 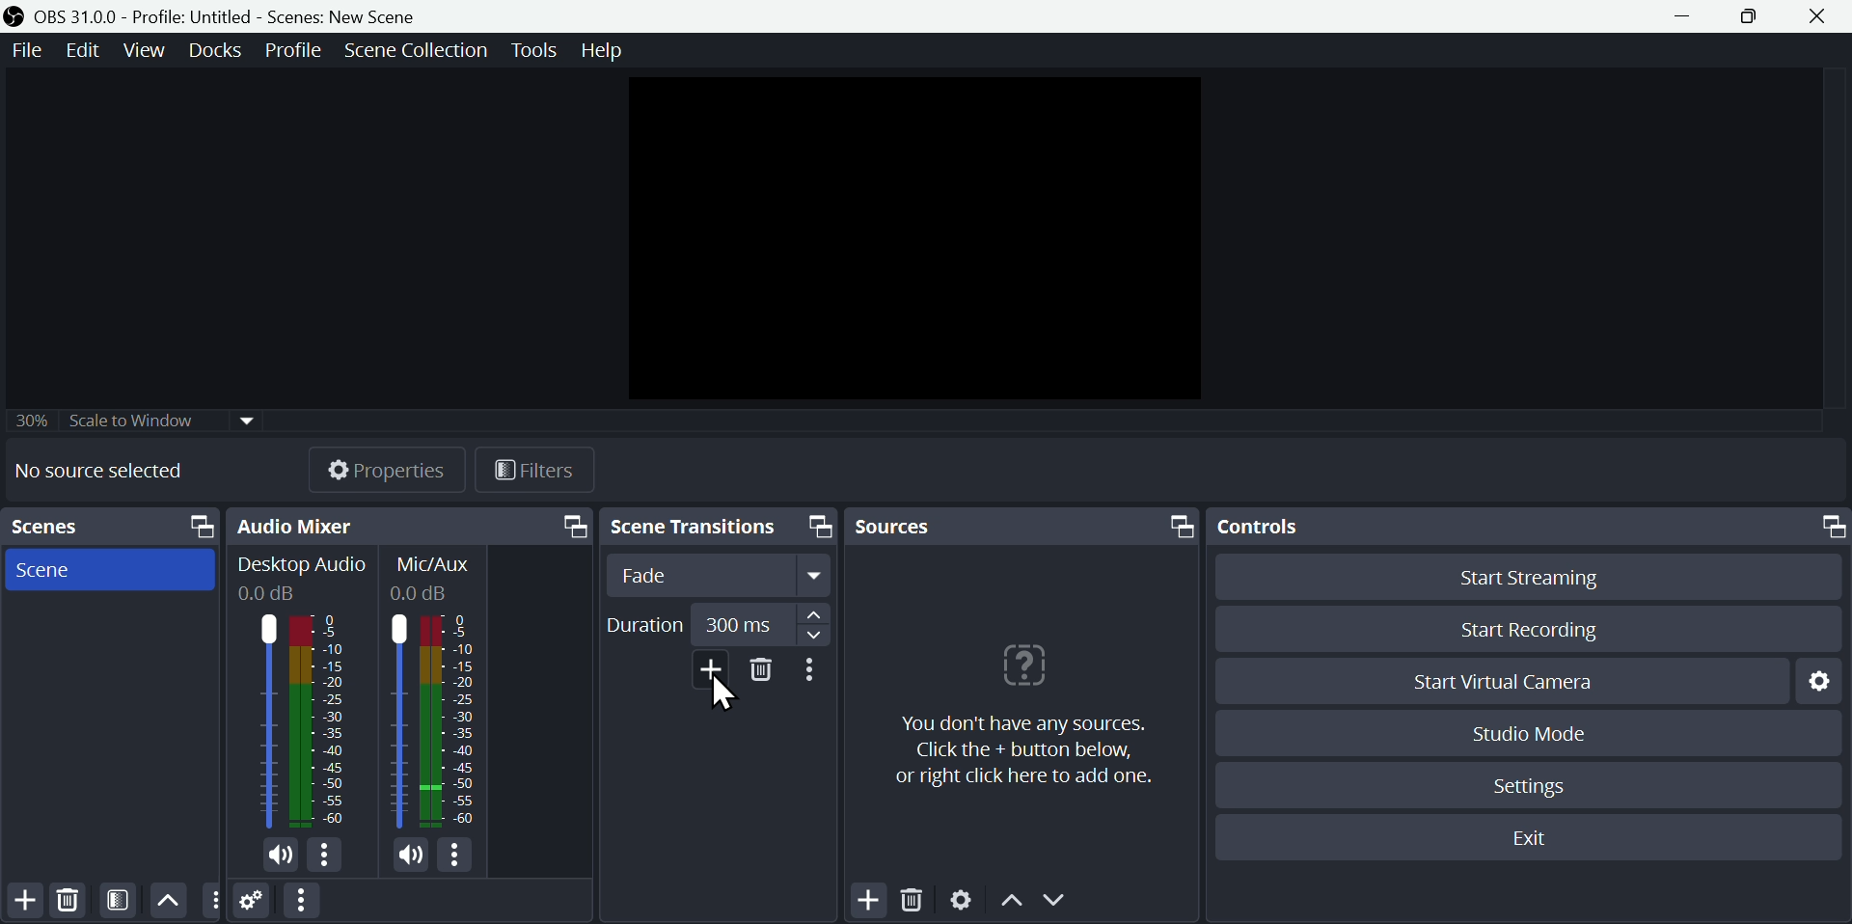 I want to click on , so click(x=415, y=48).